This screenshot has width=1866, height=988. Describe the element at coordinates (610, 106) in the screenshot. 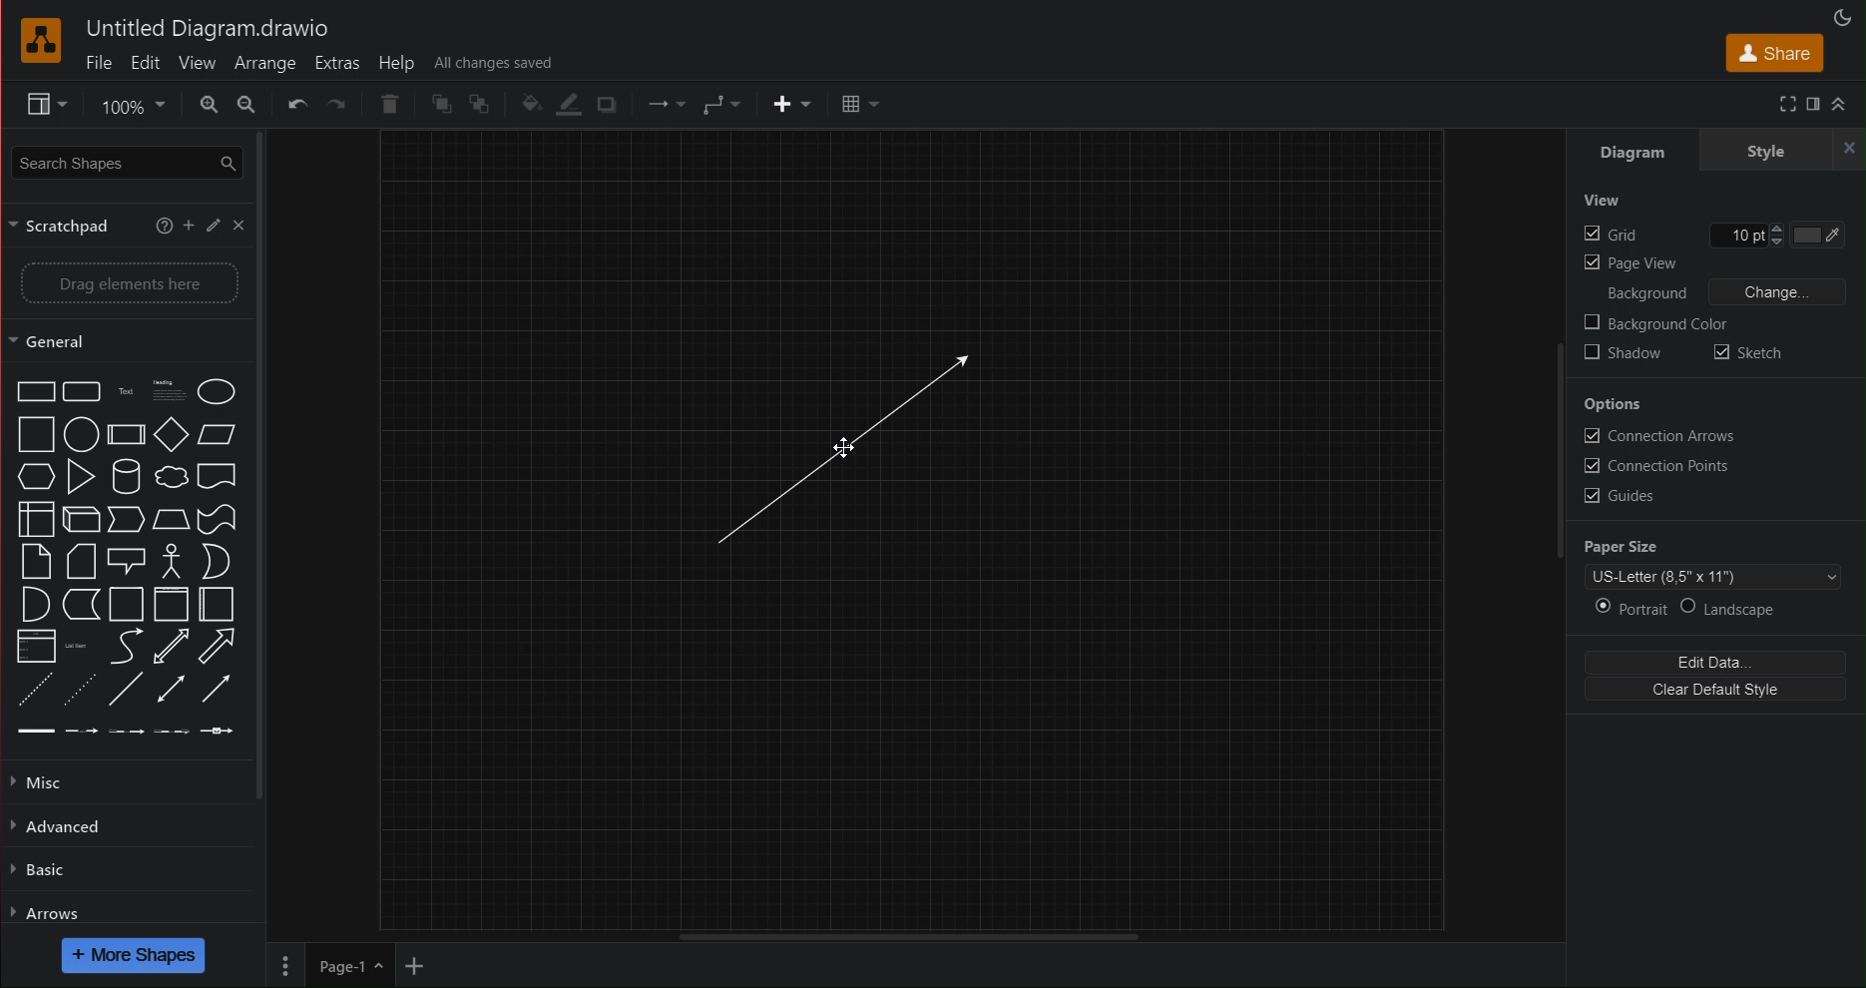

I see `Shadow` at that location.